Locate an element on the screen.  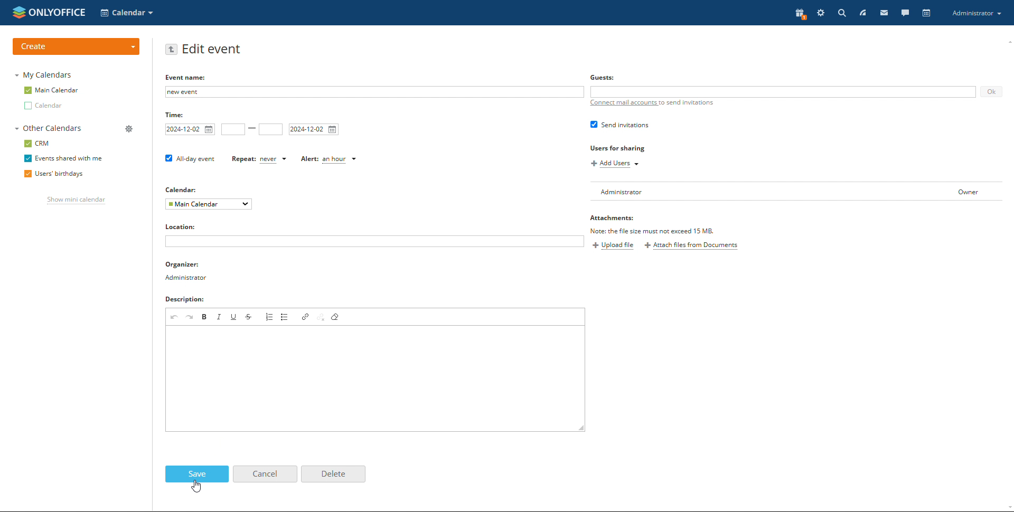
show mini calendar is located at coordinates (76, 200).